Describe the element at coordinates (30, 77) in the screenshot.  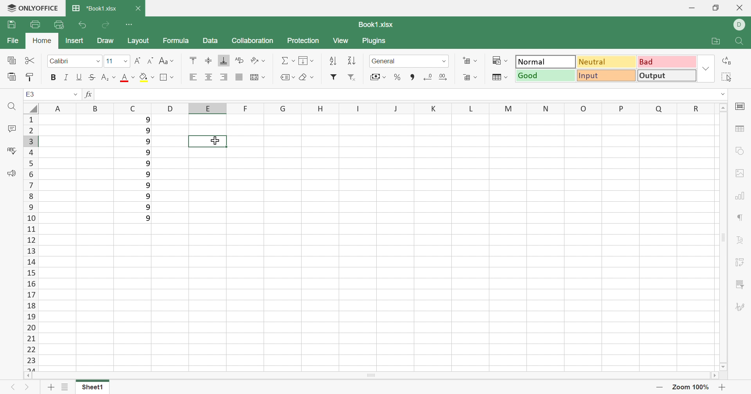
I see `Copy Style` at that location.